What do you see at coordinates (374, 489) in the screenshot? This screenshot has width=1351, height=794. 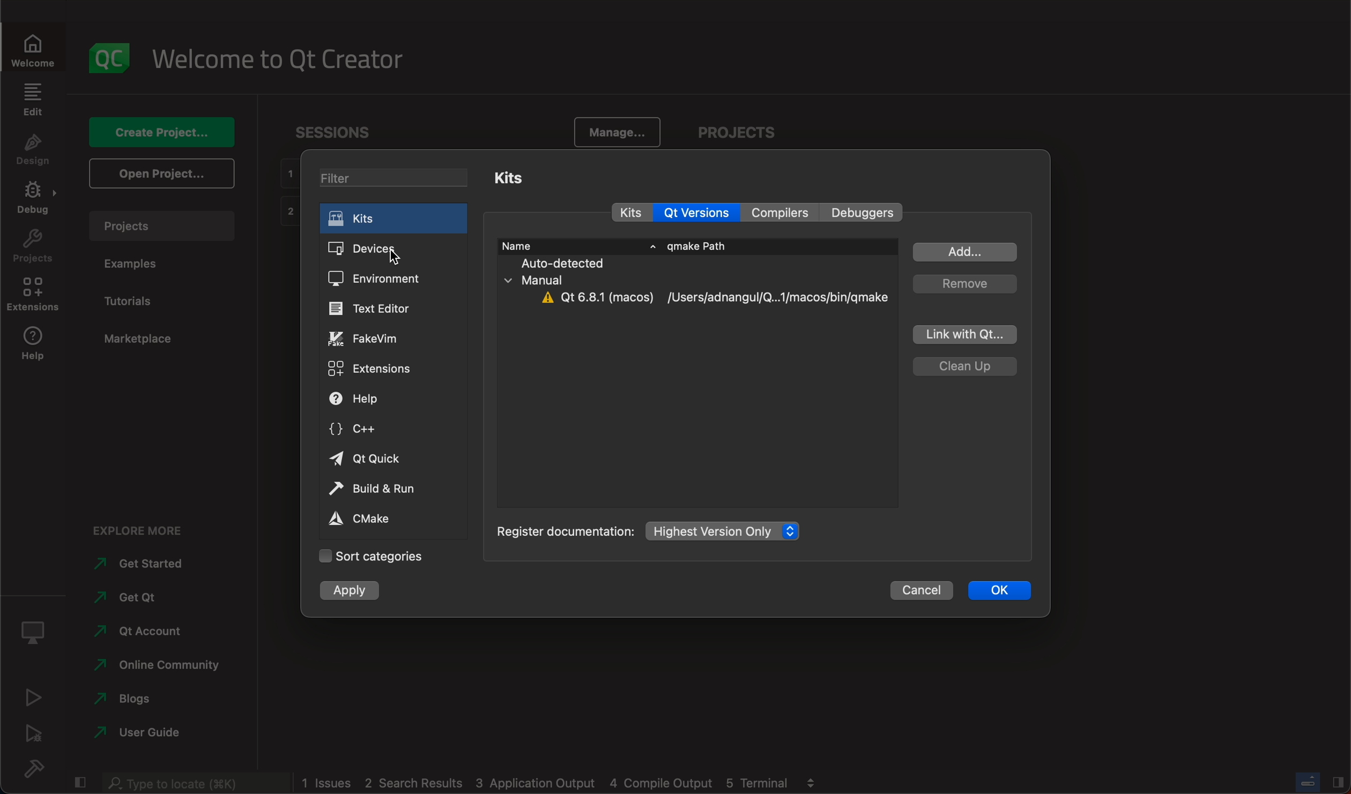 I see `build and run` at bounding box center [374, 489].